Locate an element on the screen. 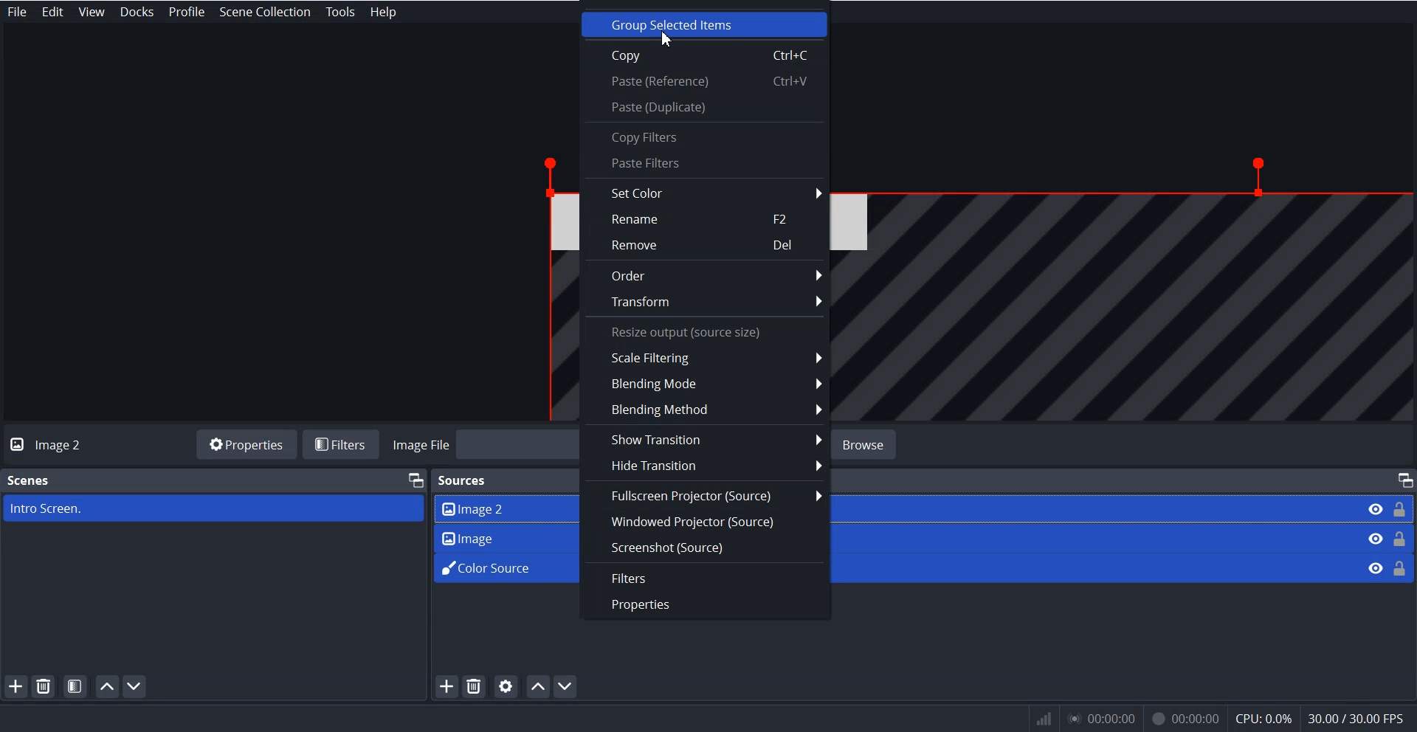 The image size is (1417, 732). Ctrl+C is located at coordinates (784, 55).